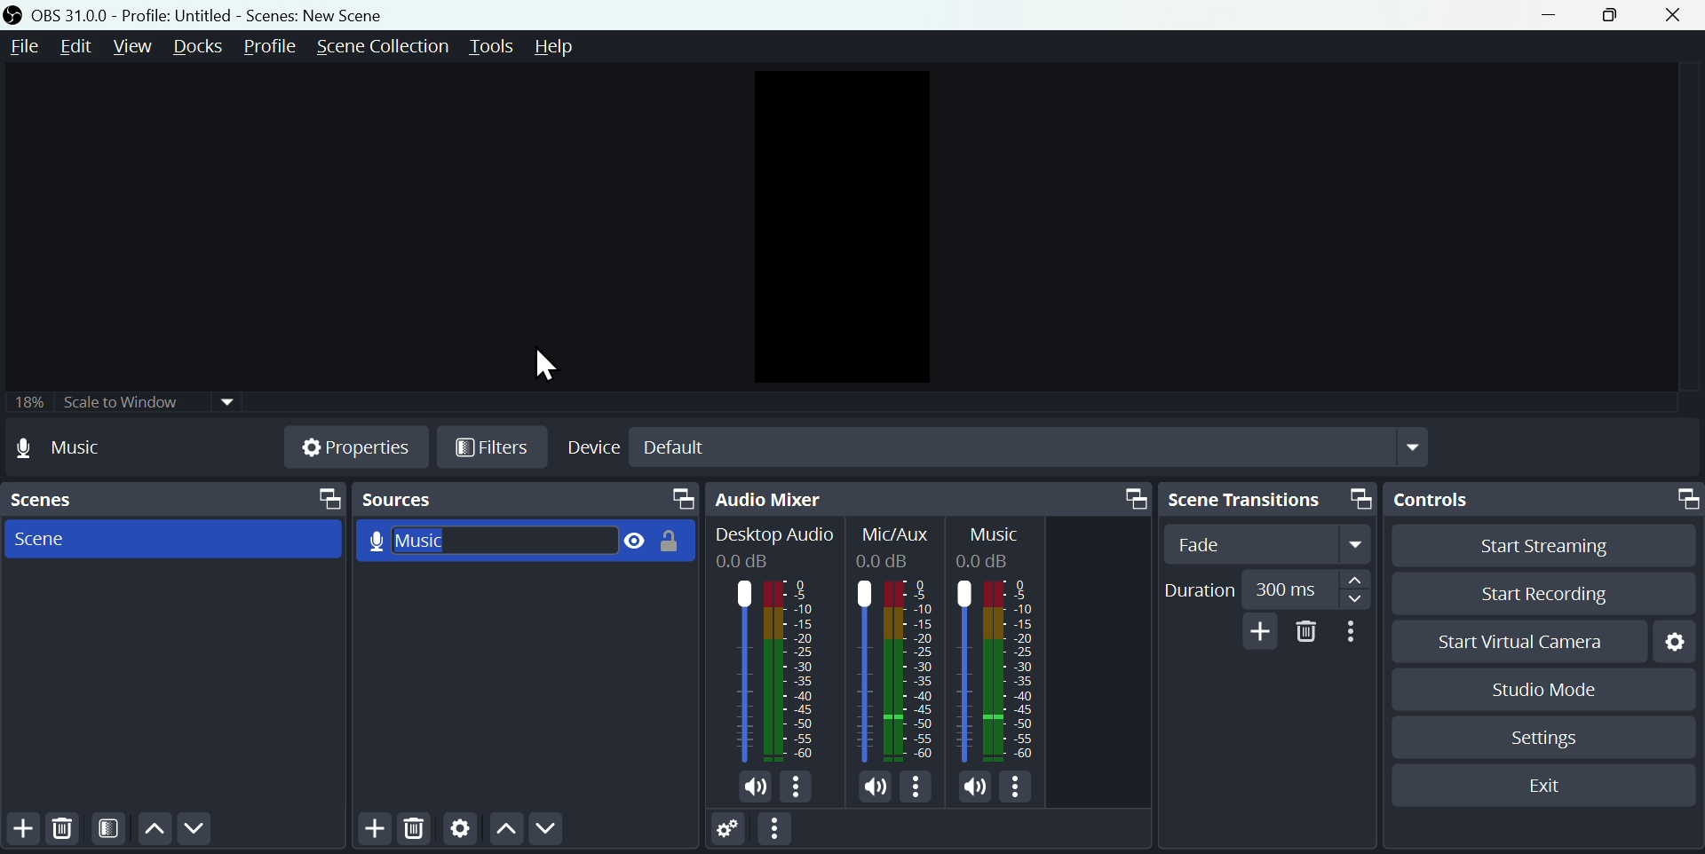  I want to click on Add, so click(25, 834).